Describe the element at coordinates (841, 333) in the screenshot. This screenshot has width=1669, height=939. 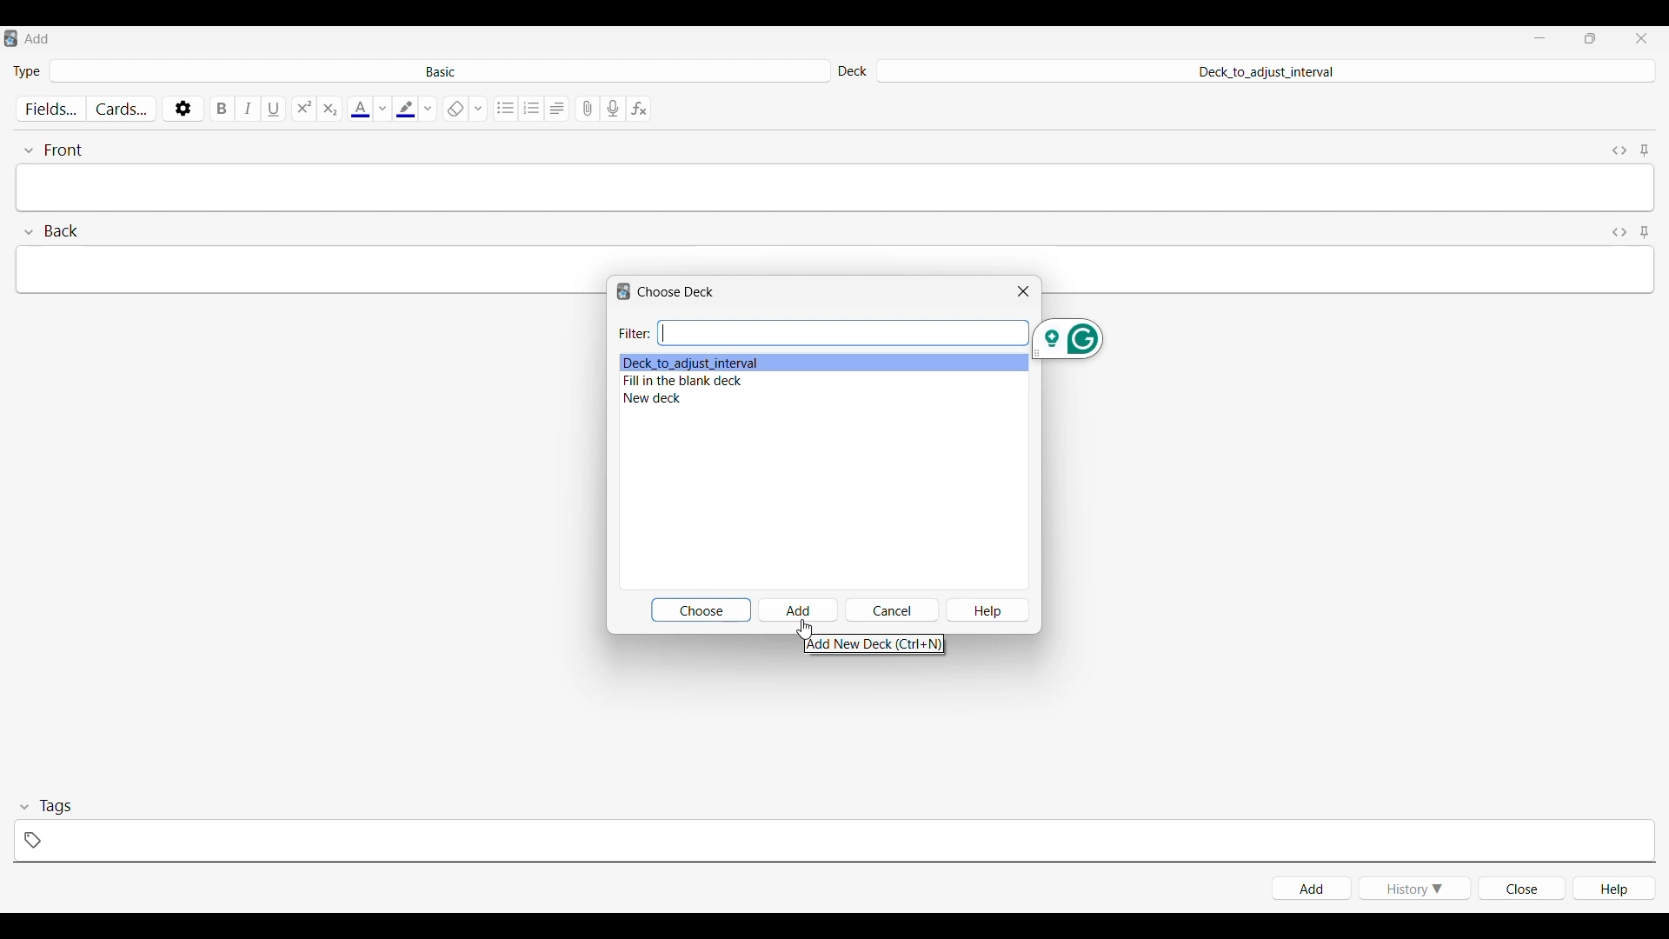
I see `Type in filter` at that location.